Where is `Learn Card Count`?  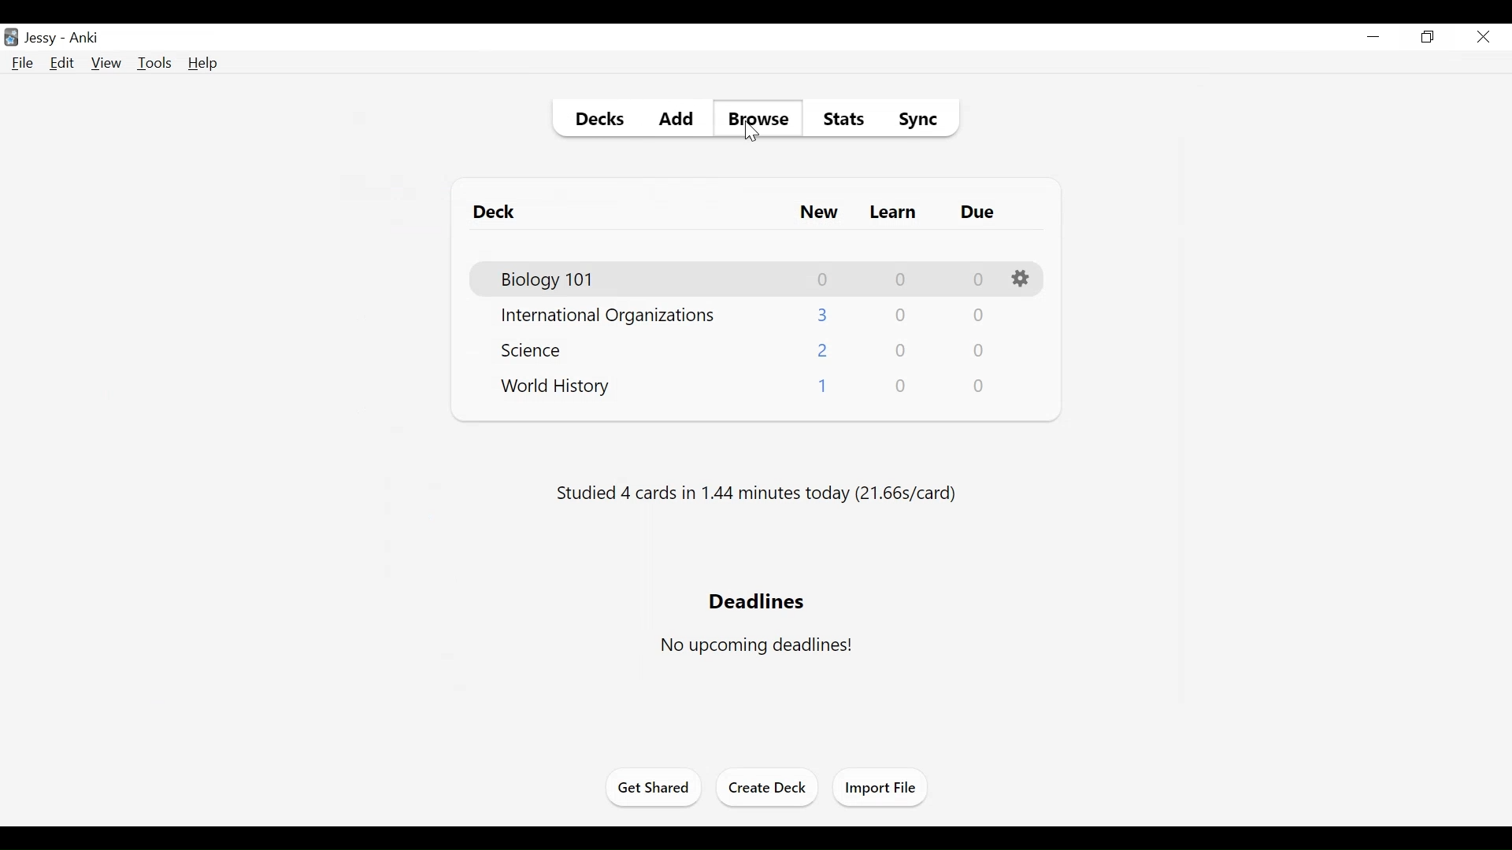
Learn Card Count is located at coordinates (901, 350).